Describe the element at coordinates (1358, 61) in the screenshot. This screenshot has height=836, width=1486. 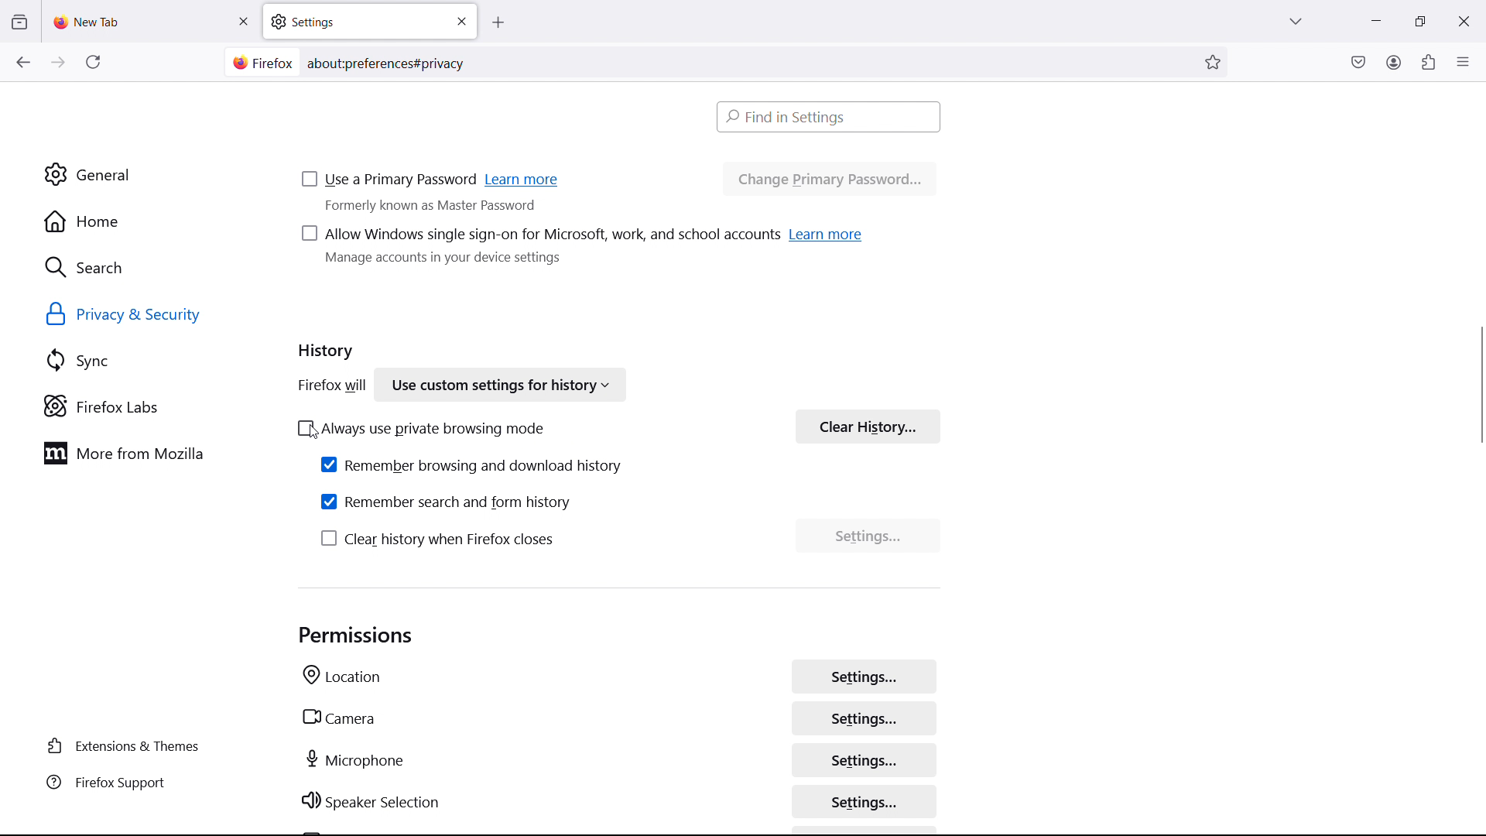
I see `save to pocket` at that location.